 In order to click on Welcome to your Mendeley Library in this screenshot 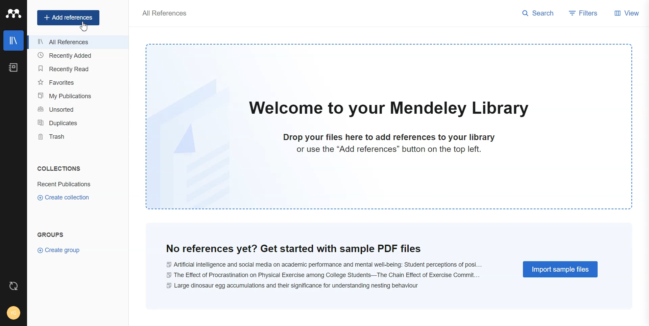, I will do `click(387, 109)`.